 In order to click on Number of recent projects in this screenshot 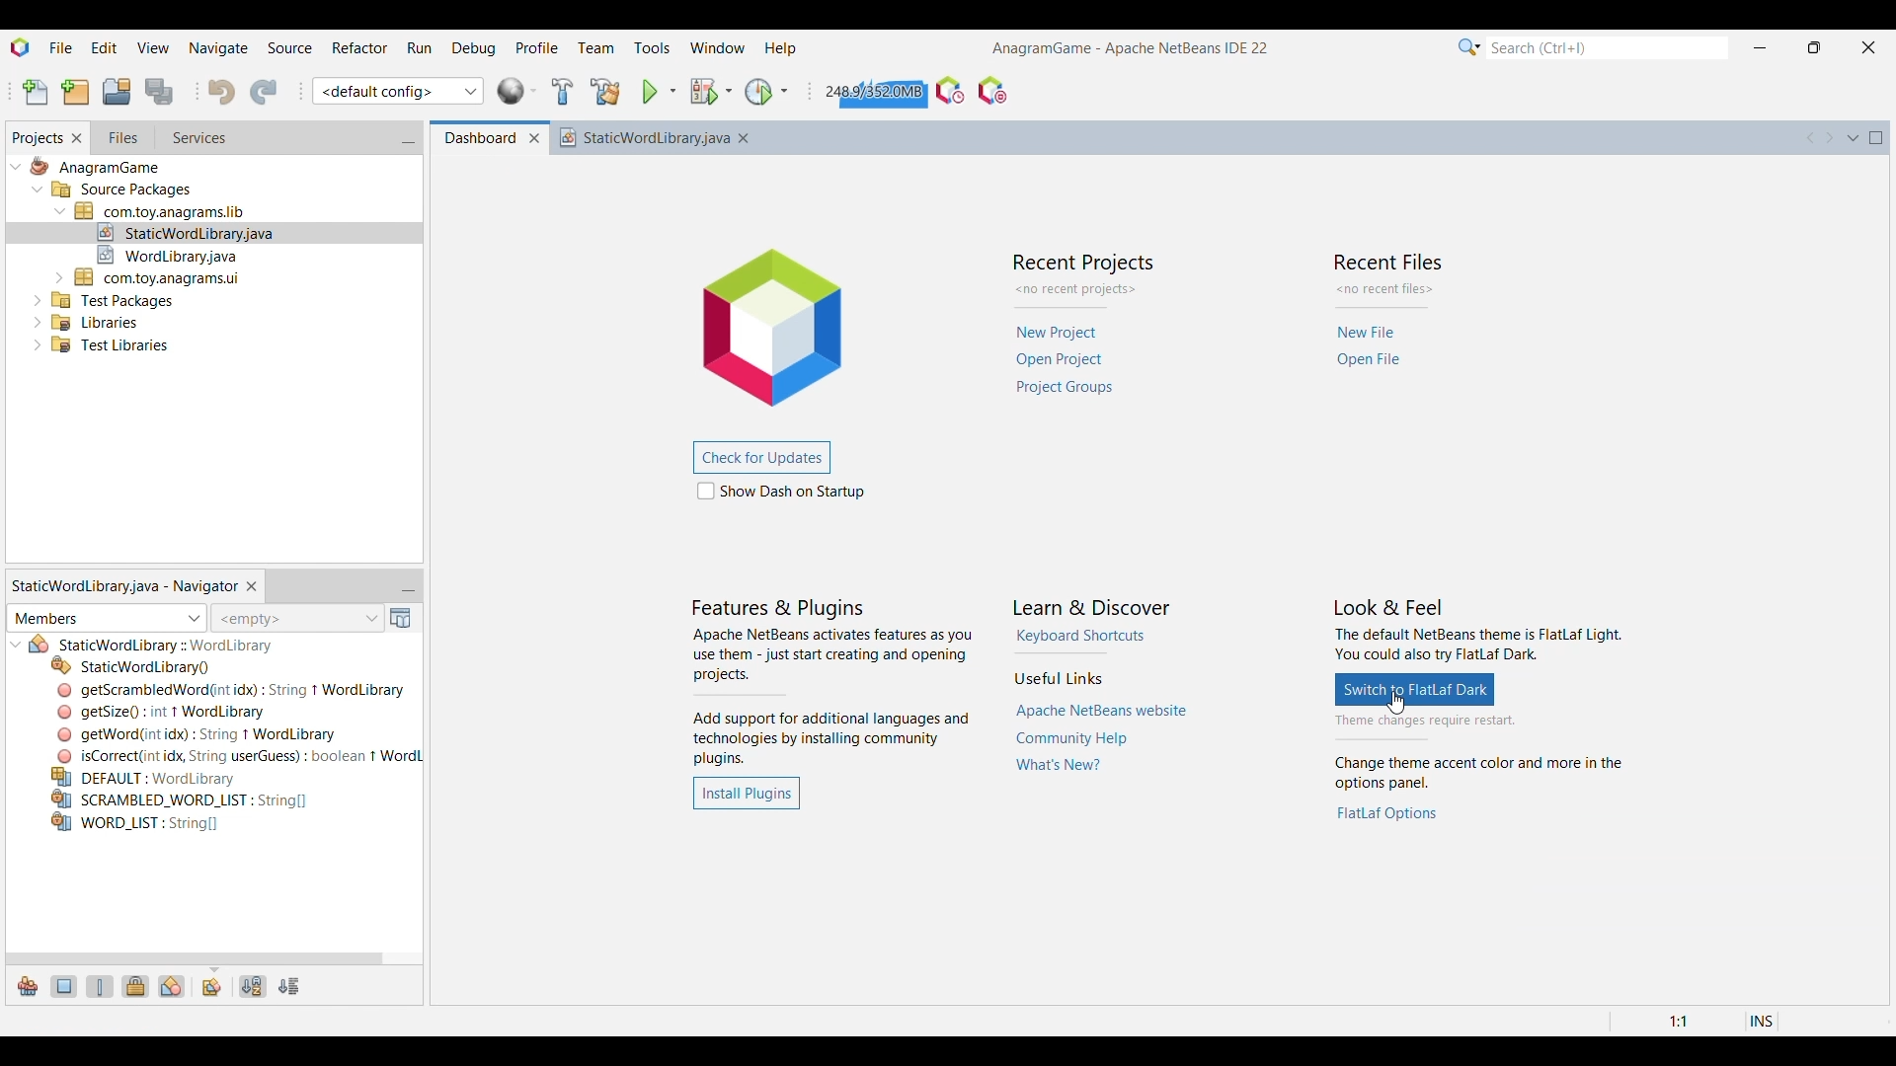, I will do `click(1083, 290)`.